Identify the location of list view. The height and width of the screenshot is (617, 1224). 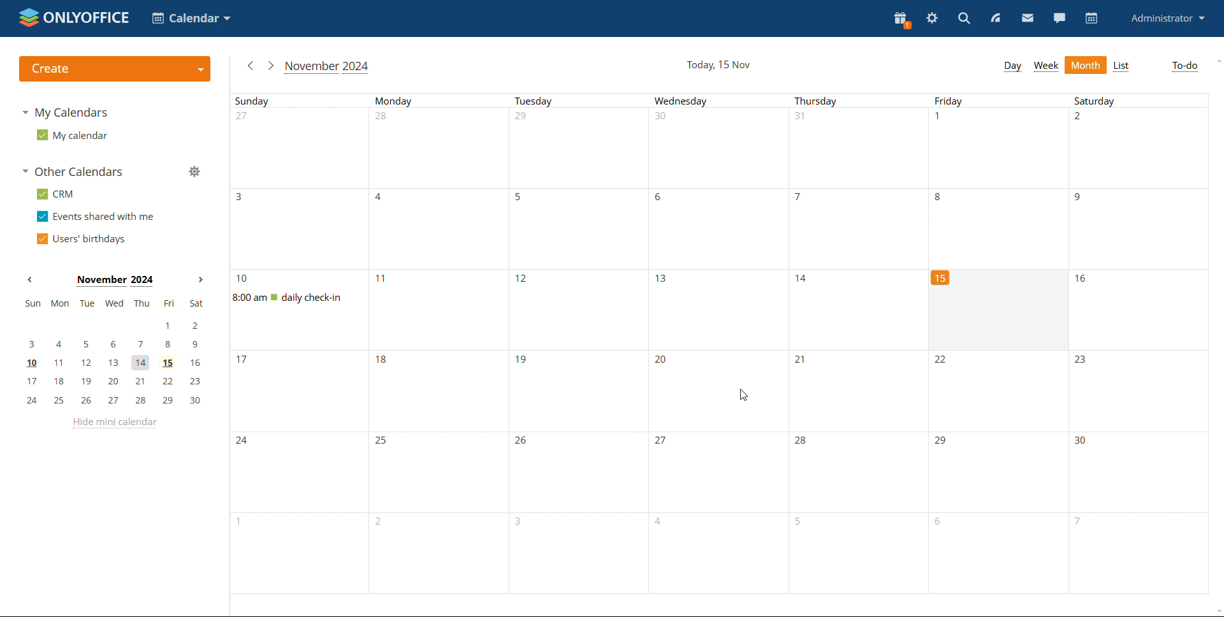
(1121, 66).